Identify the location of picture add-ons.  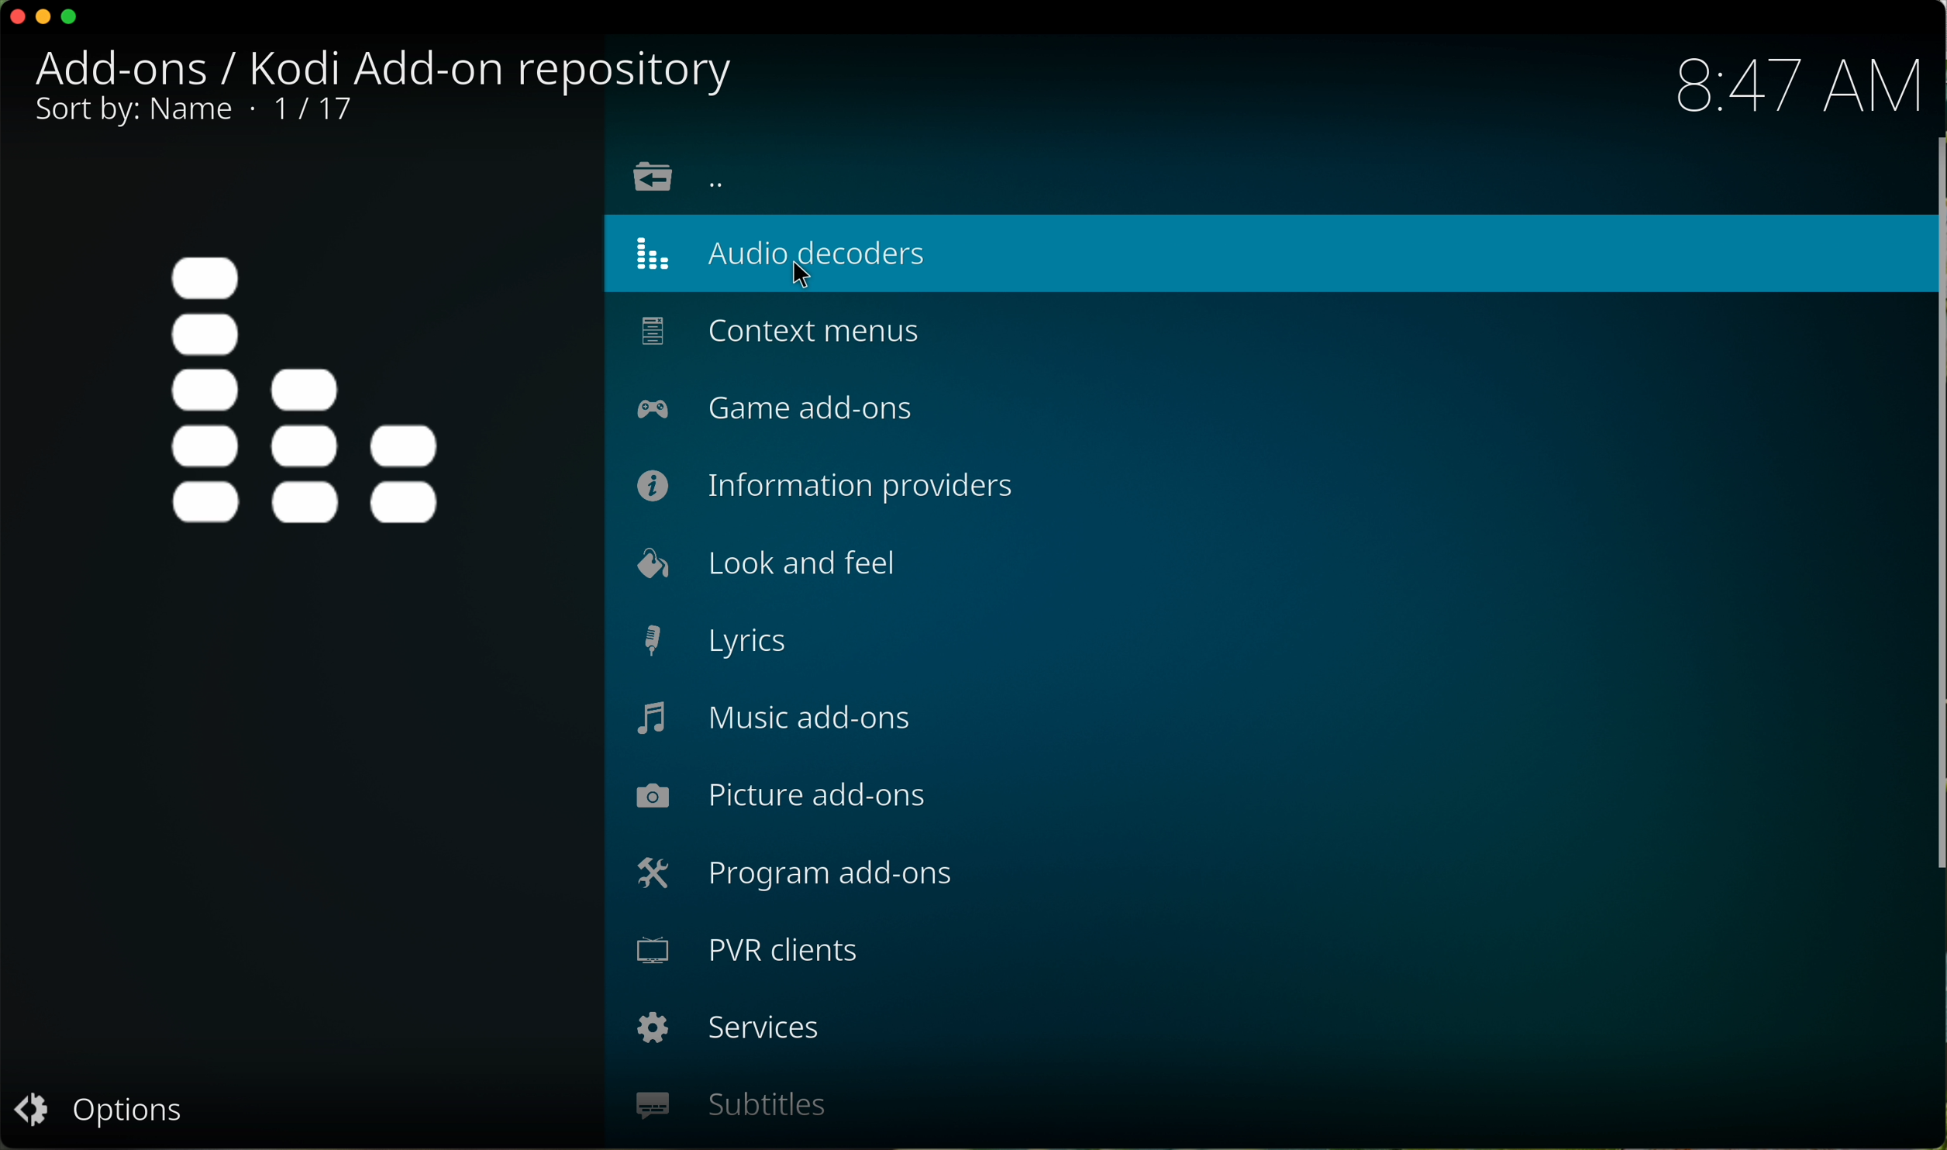
(782, 797).